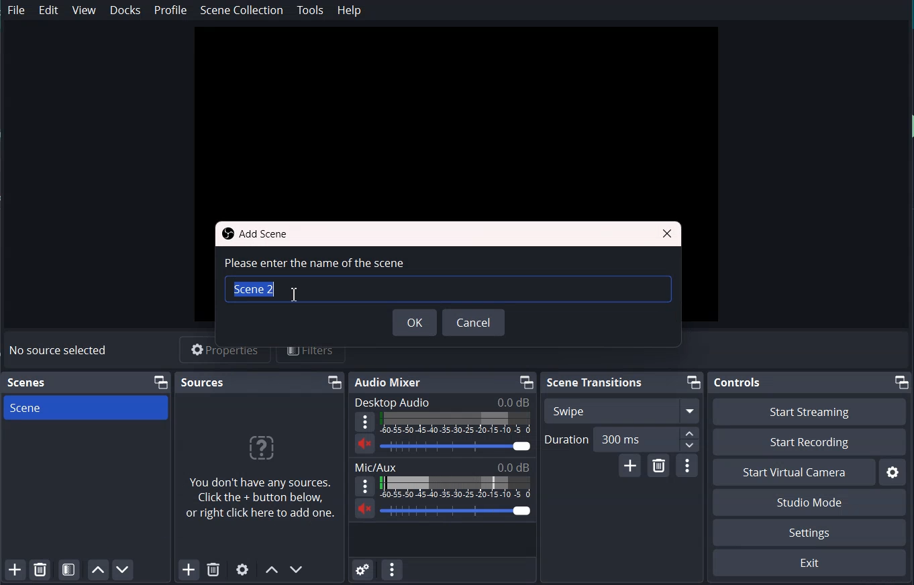  Describe the element at coordinates (456, 445) in the screenshot. I see `Volume Adjuster` at that location.